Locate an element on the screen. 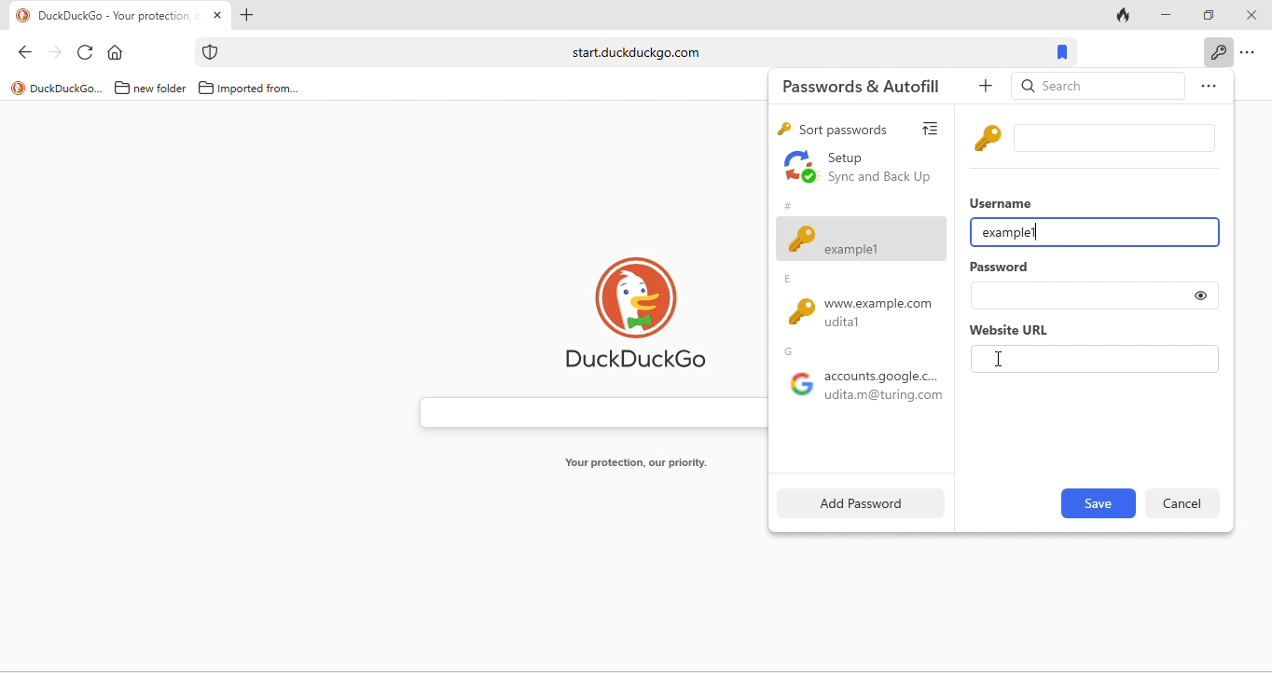  edit is located at coordinates (1098, 503).